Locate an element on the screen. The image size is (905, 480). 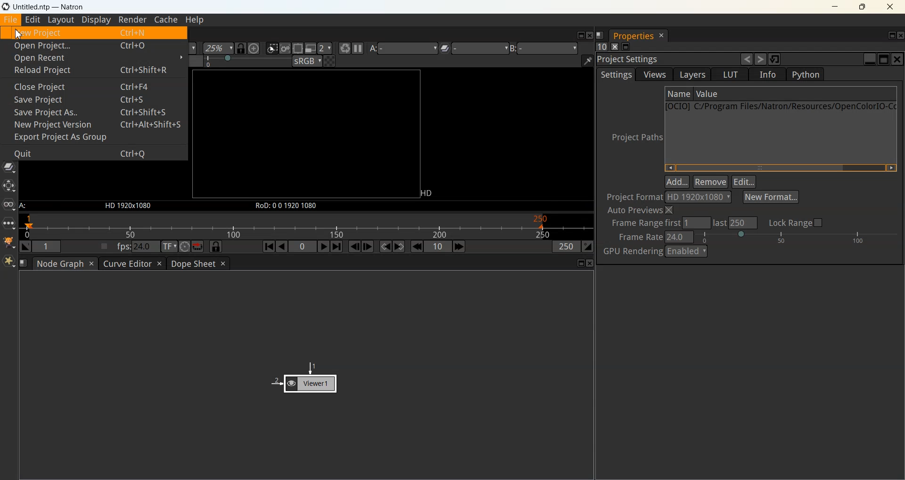
Close Project is located at coordinates (93, 85).